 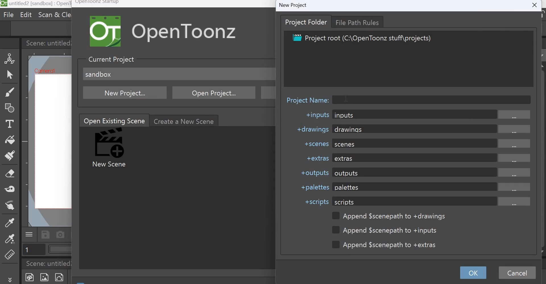 I want to click on untitled 2[sandbox] : OpenToonz, so click(x=36, y=4).